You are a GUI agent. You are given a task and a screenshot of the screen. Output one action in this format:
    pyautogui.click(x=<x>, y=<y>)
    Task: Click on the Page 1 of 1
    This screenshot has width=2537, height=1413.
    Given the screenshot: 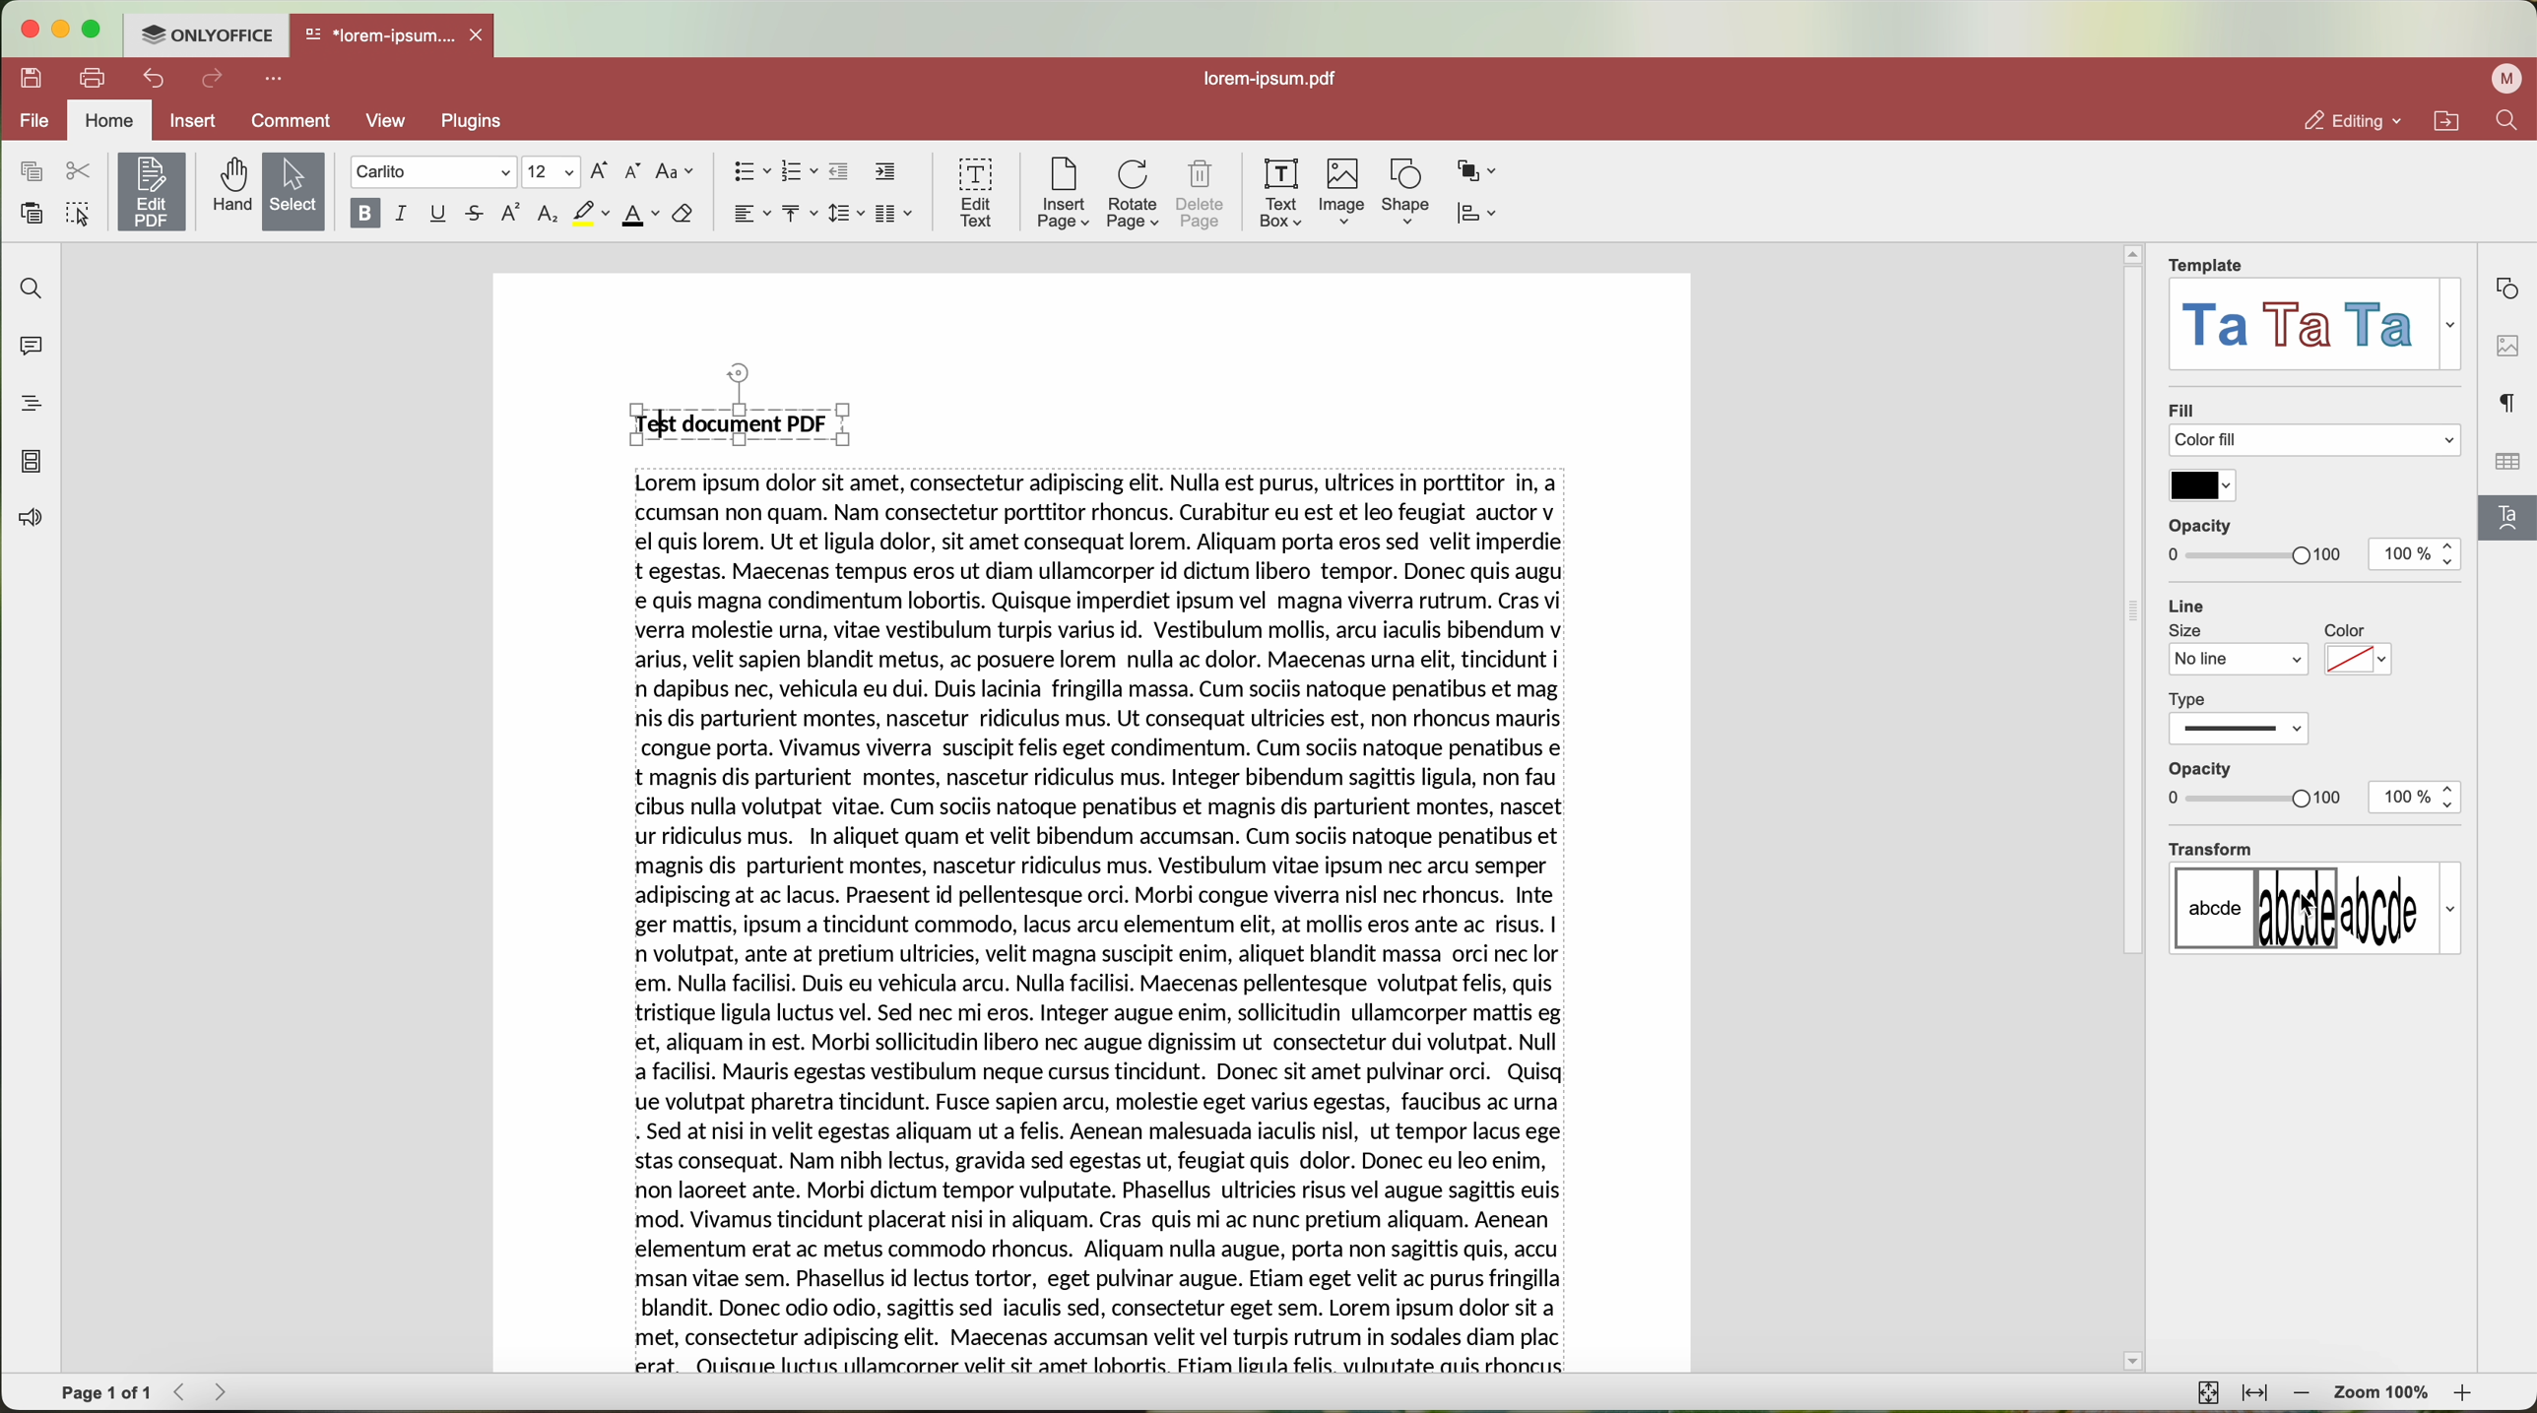 What is the action you would take?
    pyautogui.click(x=106, y=1394)
    